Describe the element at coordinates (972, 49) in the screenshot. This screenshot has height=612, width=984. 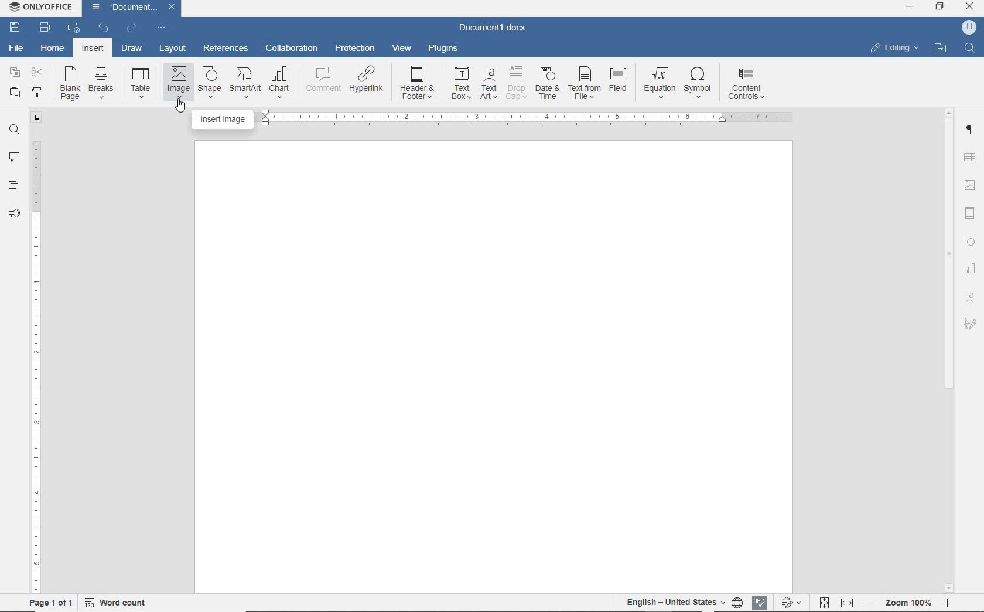
I see `Find` at that location.